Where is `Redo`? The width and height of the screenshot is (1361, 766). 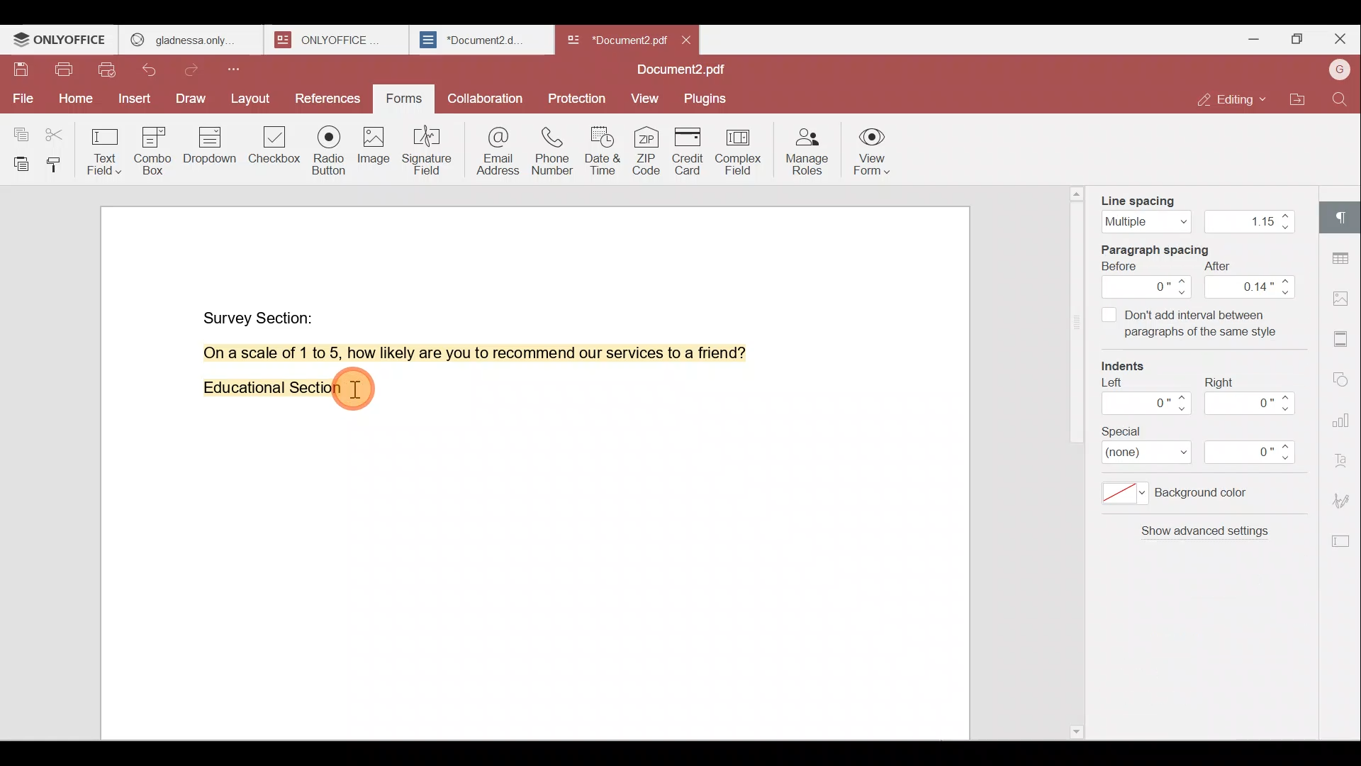
Redo is located at coordinates (196, 70).